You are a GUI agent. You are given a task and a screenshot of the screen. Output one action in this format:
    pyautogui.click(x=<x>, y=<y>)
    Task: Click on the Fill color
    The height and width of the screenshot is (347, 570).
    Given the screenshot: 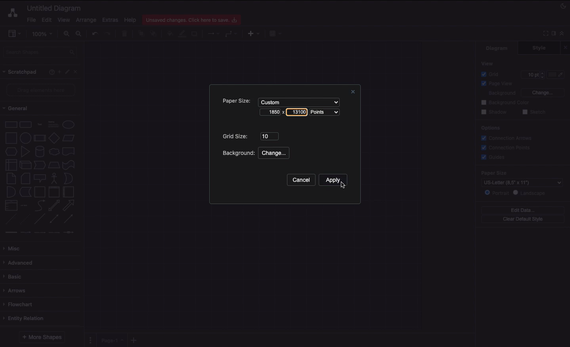 What is the action you would take?
    pyautogui.click(x=169, y=34)
    